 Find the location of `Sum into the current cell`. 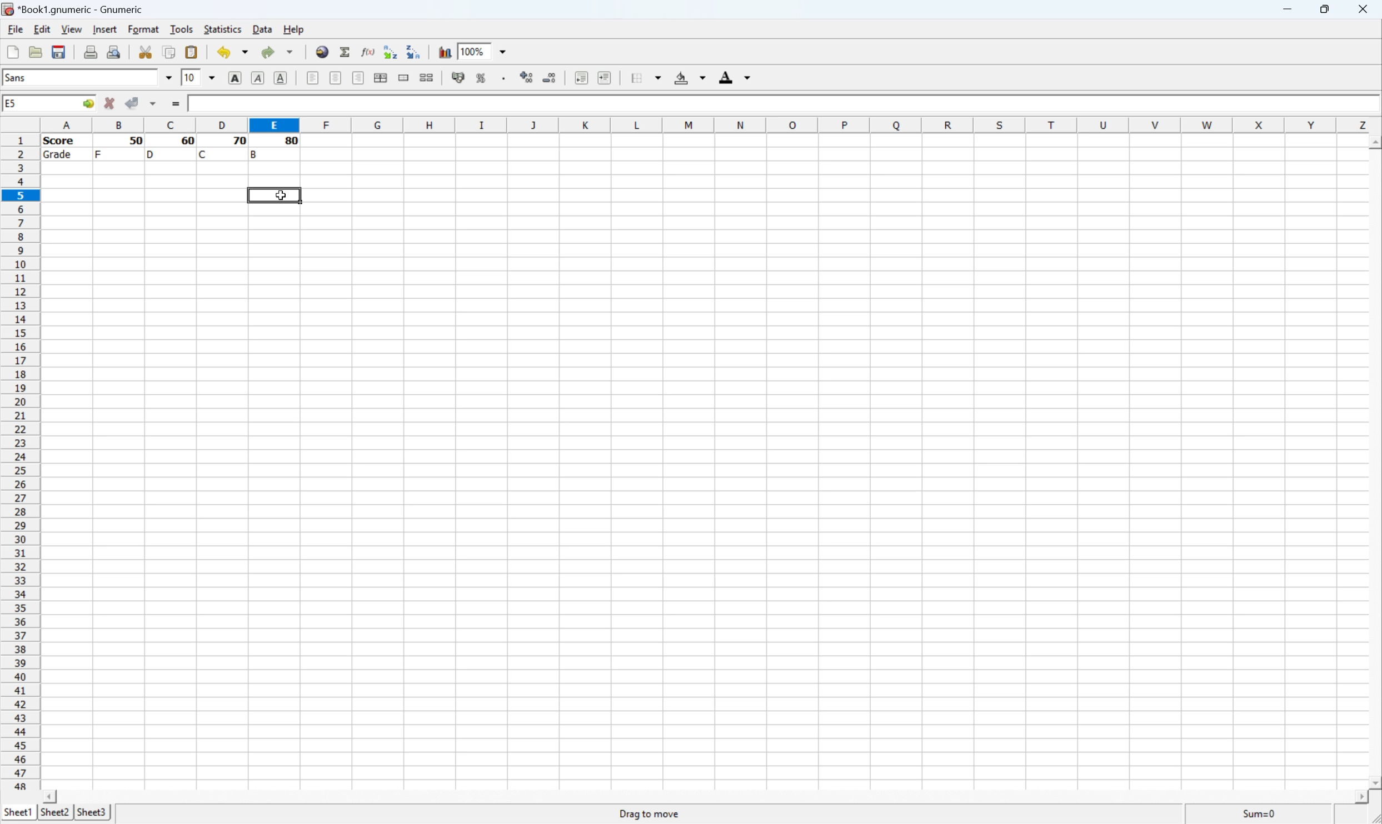

Sum into the current cell is located at coordinates (346, 53).